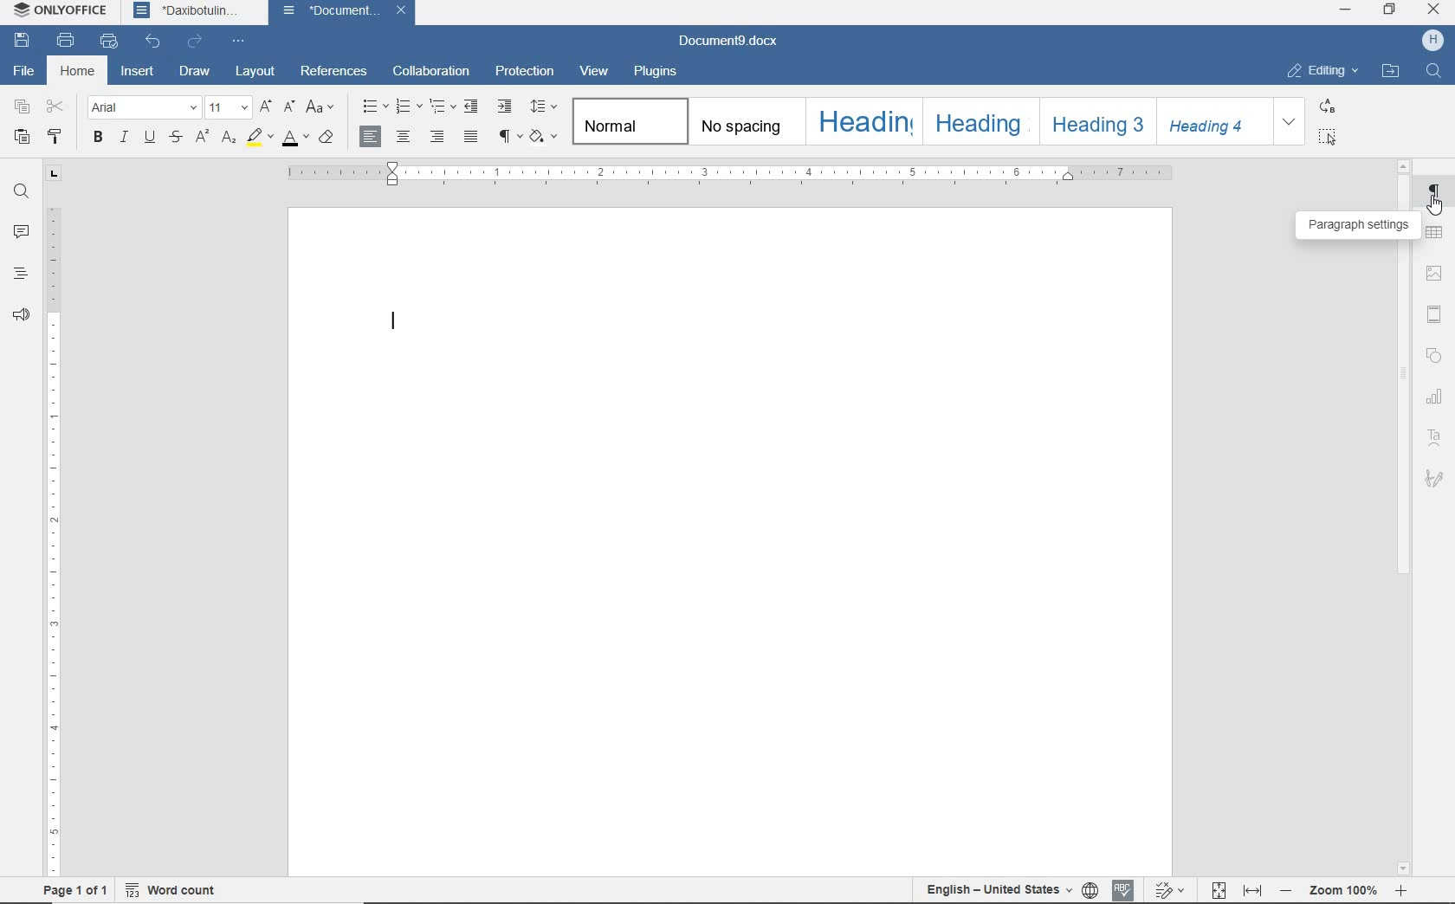 The image size is (1455, 904). I want to click on shading, so click(545, 139).